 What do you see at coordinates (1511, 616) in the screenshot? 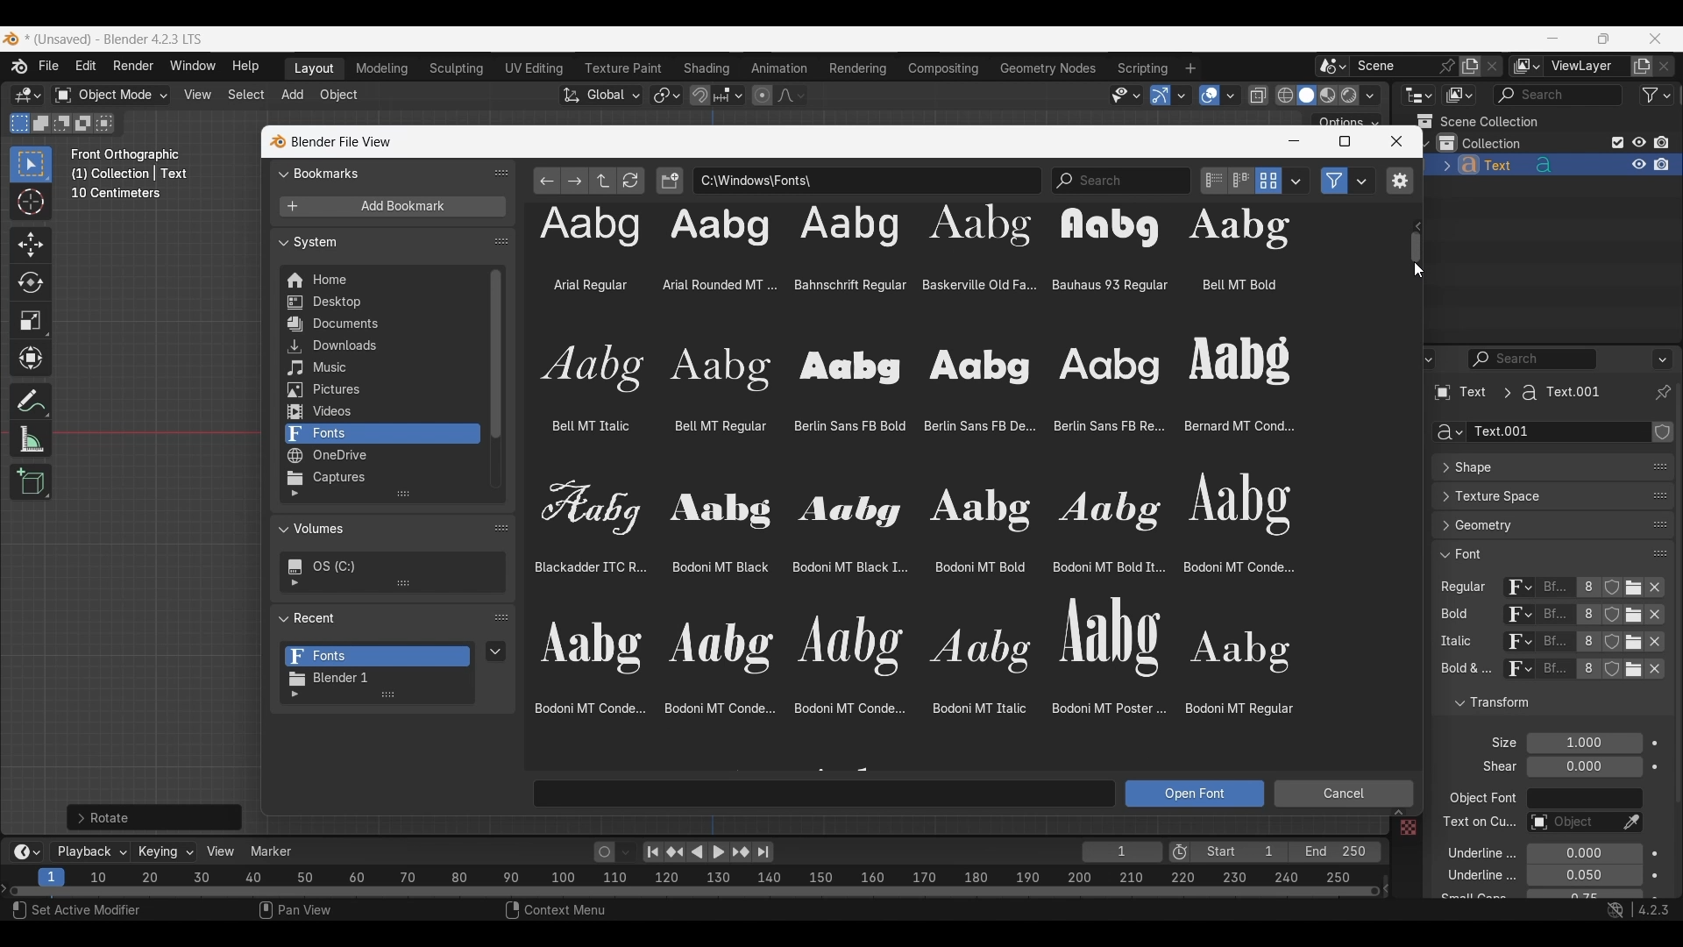
I see `Browse ID data` at bounding box center [1511, 616].